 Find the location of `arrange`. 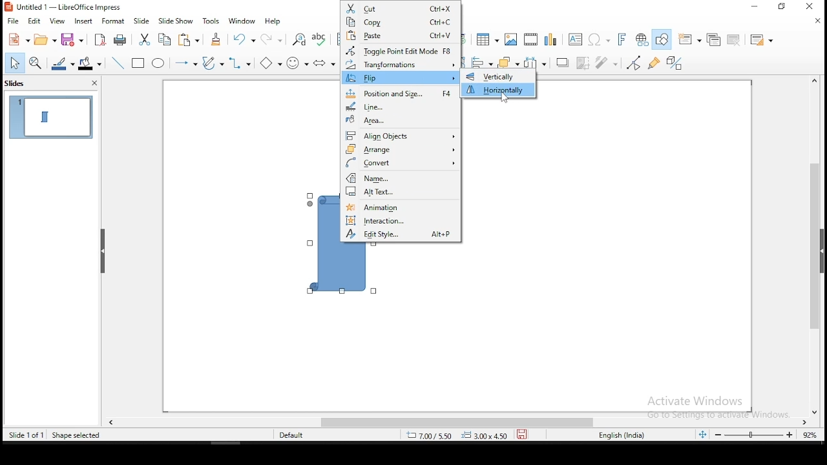

arrange is located at coordinates (398, 150).